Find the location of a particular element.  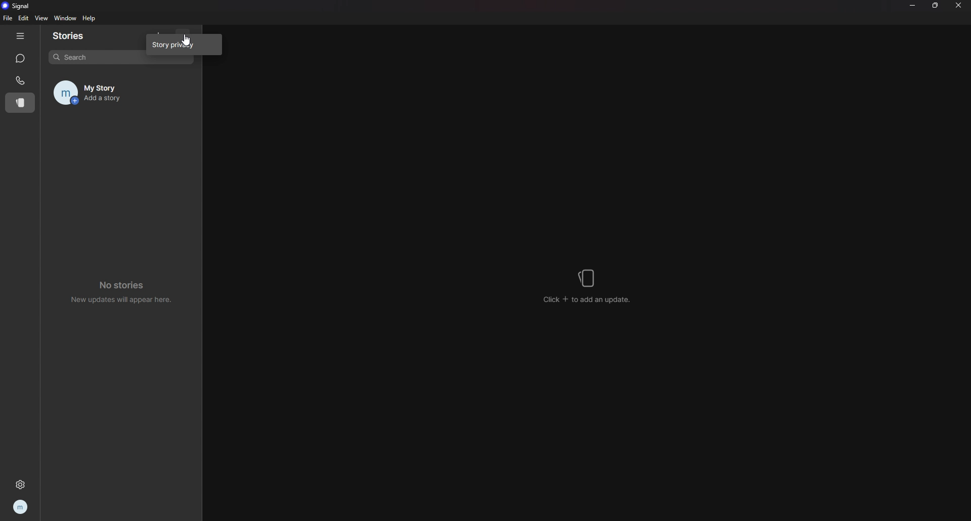

click + to add an update is located at coordinates (587, 299).